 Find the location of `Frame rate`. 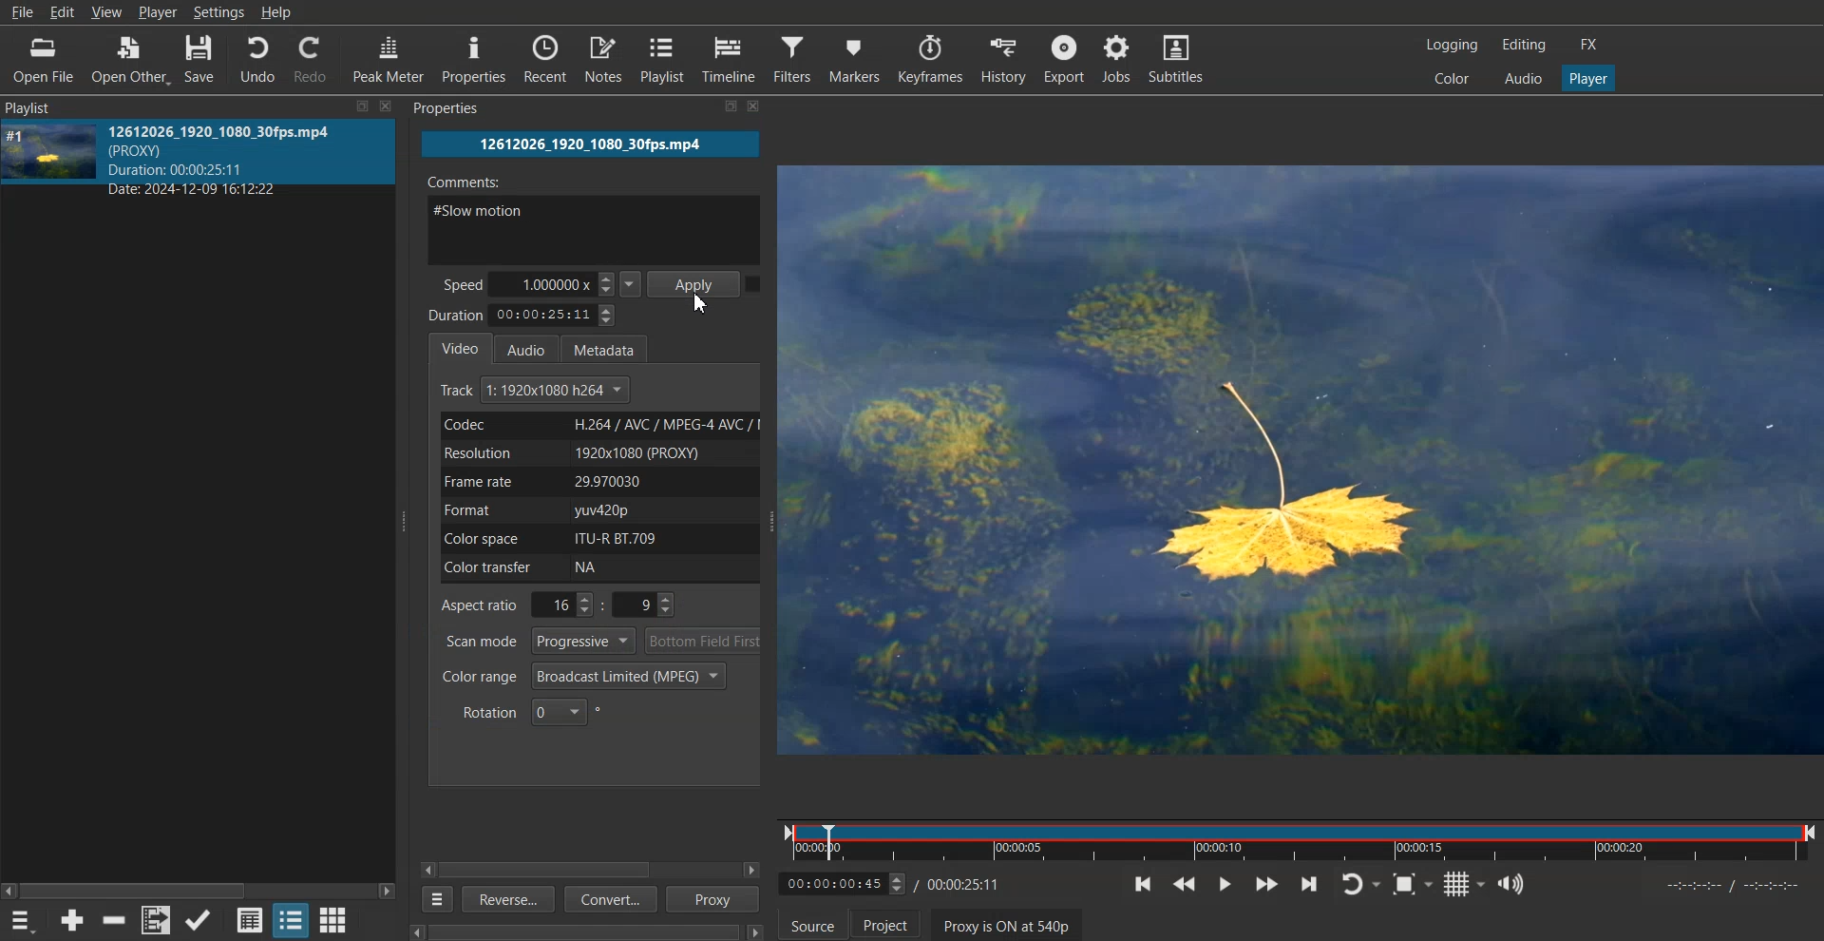

Frame rate is located at coordinates (597, 481).